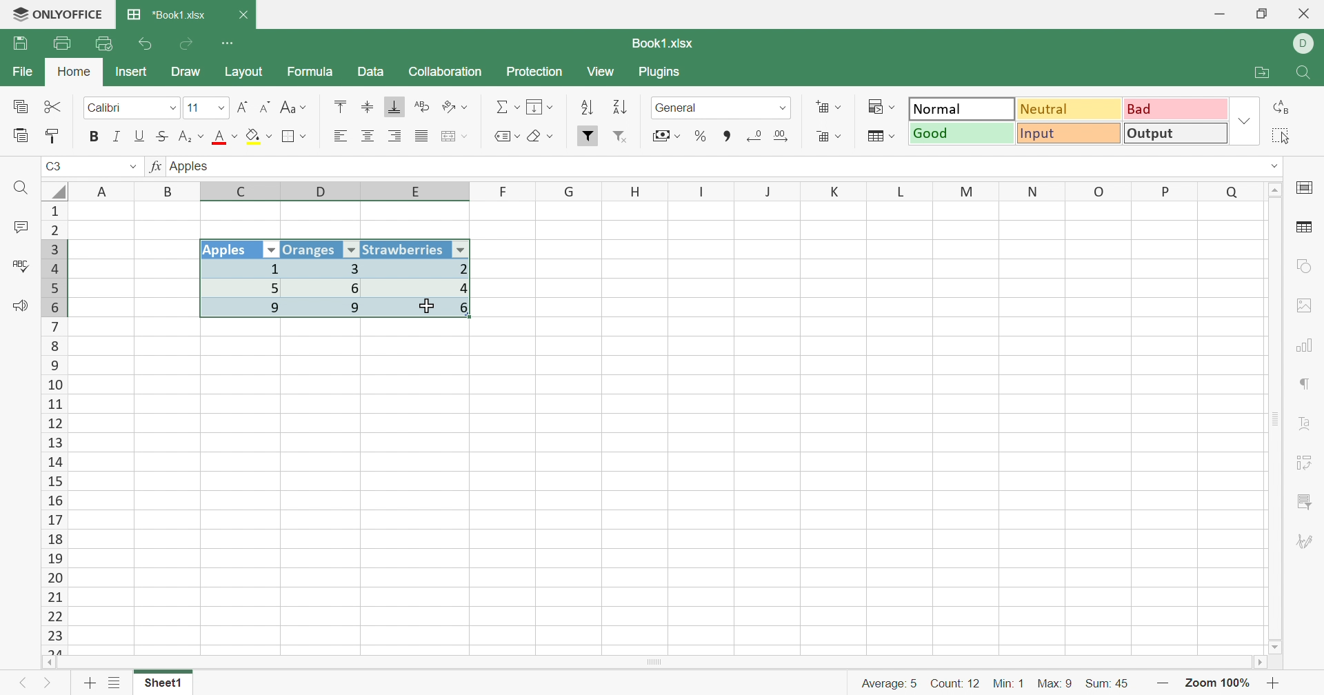  What do you see at coordinates (462, 249) in the screenshot?
I see `Autofilter` at bounding box center [462, 249].